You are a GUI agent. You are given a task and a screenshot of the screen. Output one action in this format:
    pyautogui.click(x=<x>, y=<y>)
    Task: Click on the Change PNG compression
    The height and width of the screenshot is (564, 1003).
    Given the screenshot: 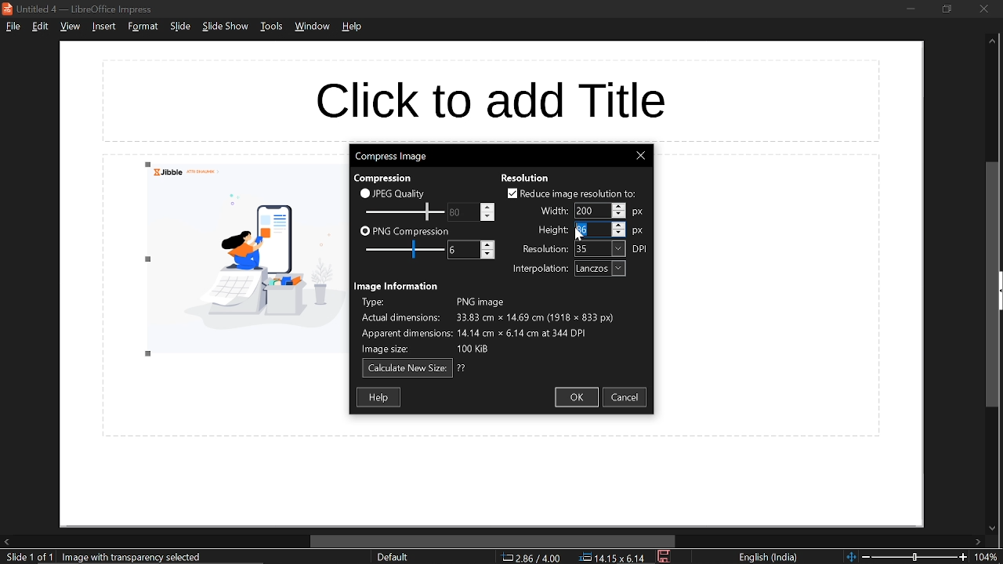 What is the action you would take?
    pyautogui.click(x=463, y=250)
    